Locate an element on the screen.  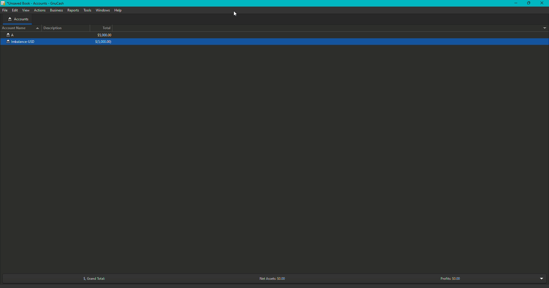
Actions is located at coordinates (40, 11).